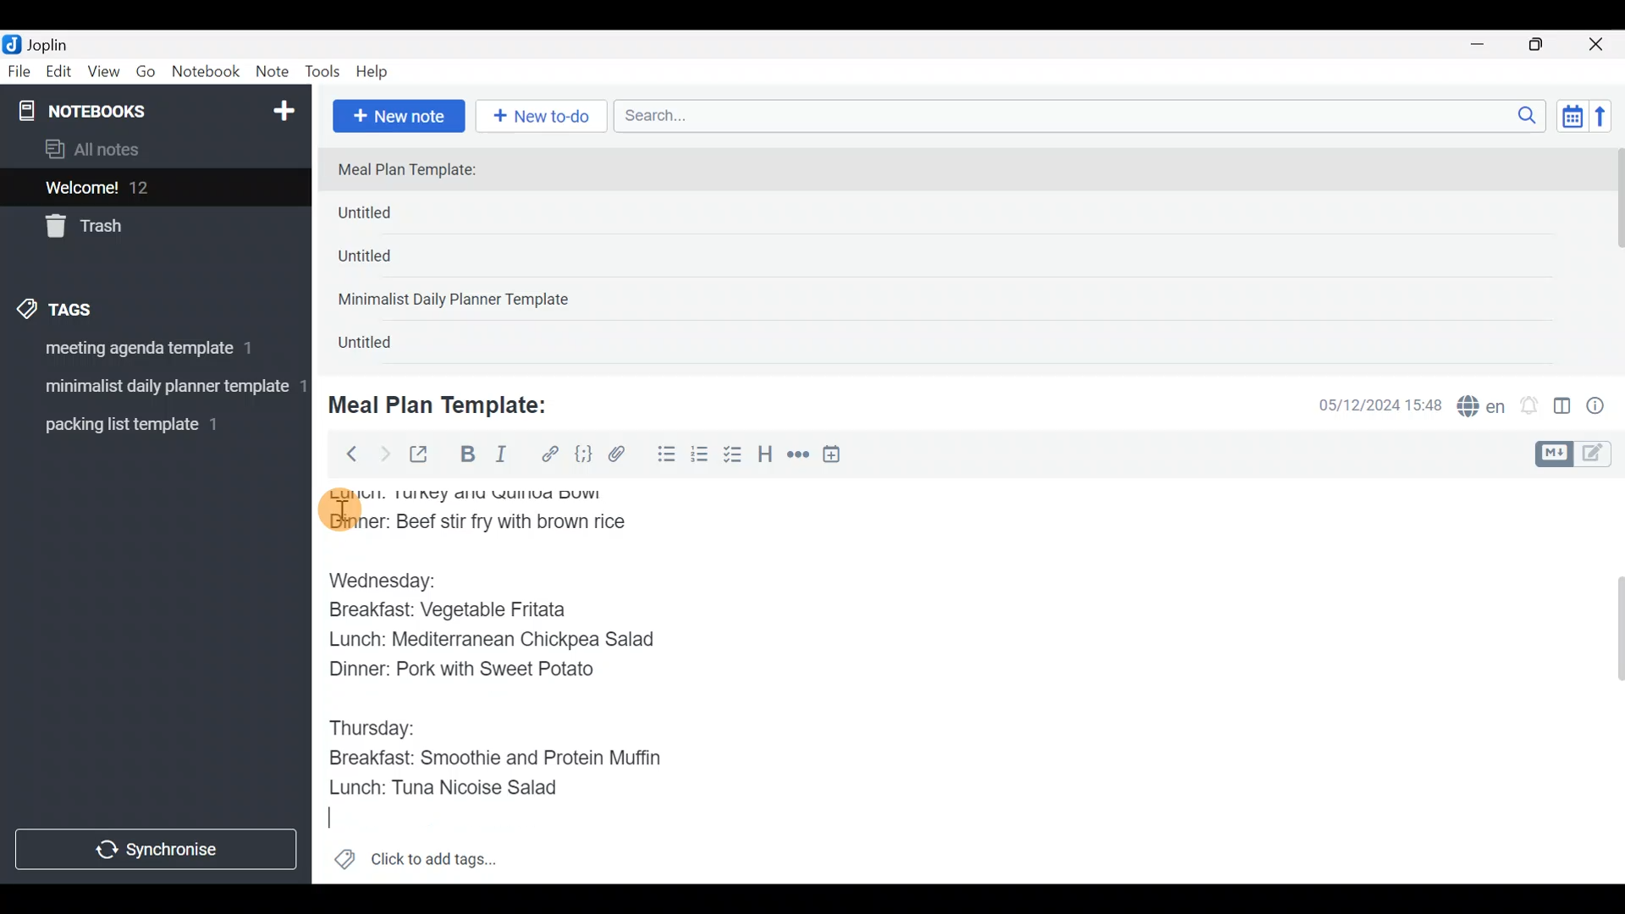 The image size is (1625, 914). Describe the element at coordinates (499, 458) in the screenshot. I see `Italic` at that location.